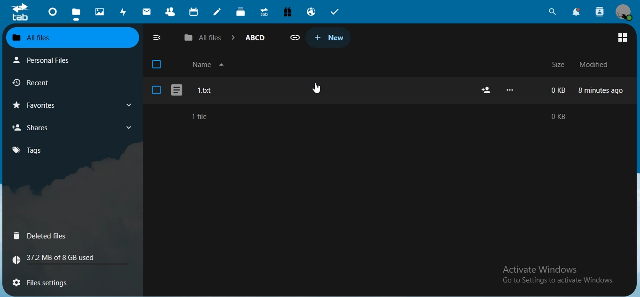  Describe the element at coordinates (553, 11) in the screenshot. I see `search` at that location.